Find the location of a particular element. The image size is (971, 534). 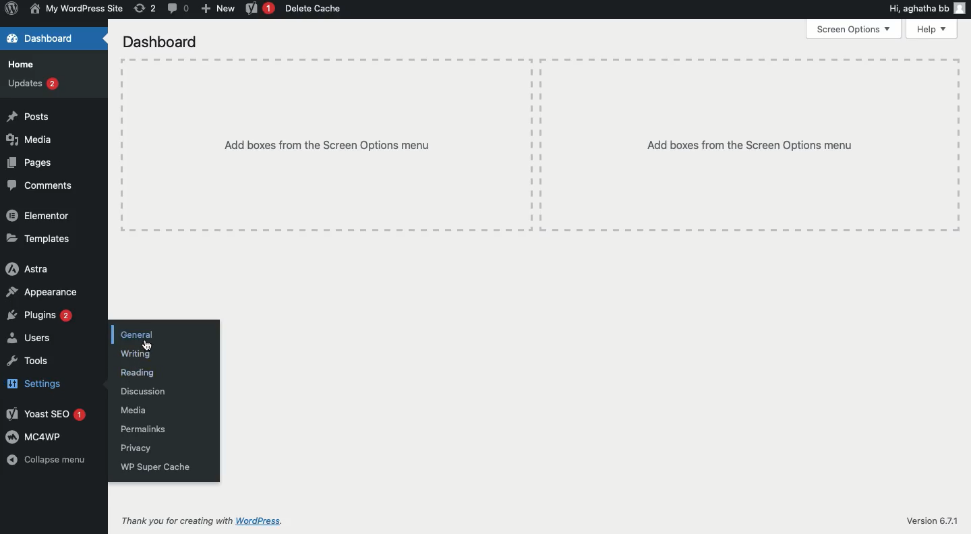

Media is located at coordinates (30, 140).